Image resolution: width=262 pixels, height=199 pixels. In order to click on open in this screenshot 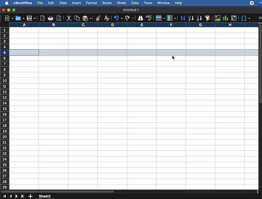, I will do `click(20, 18)`.